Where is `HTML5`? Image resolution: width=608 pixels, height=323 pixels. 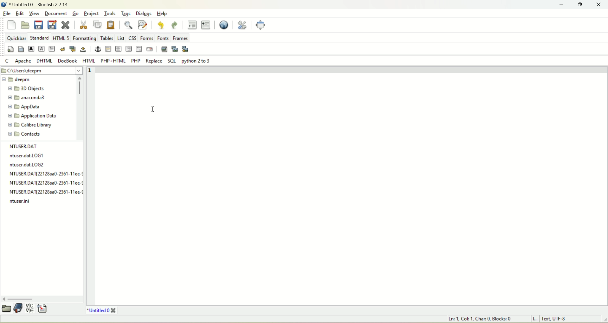 HTML5 is located at coordinates (61, 38).